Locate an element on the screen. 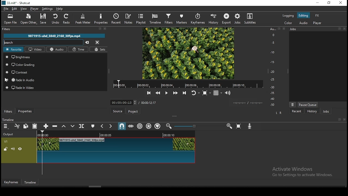  video is located at coordinates (188, 53).